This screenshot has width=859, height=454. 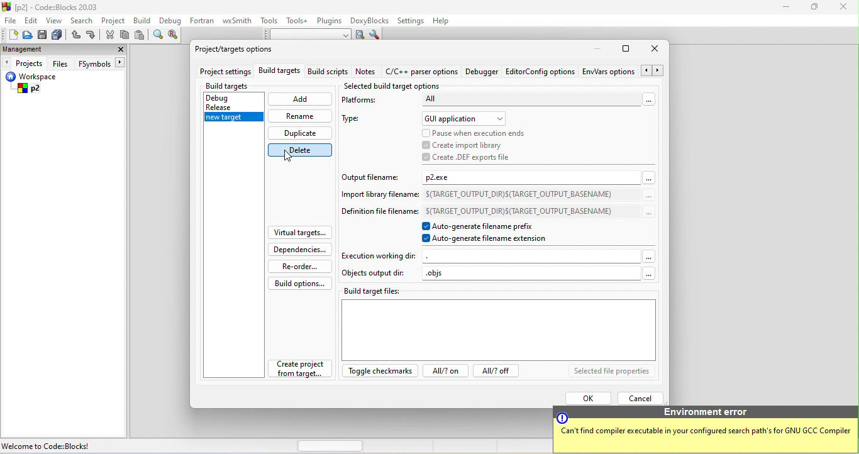 I want to click on platforms, so click(x=367, y=102).